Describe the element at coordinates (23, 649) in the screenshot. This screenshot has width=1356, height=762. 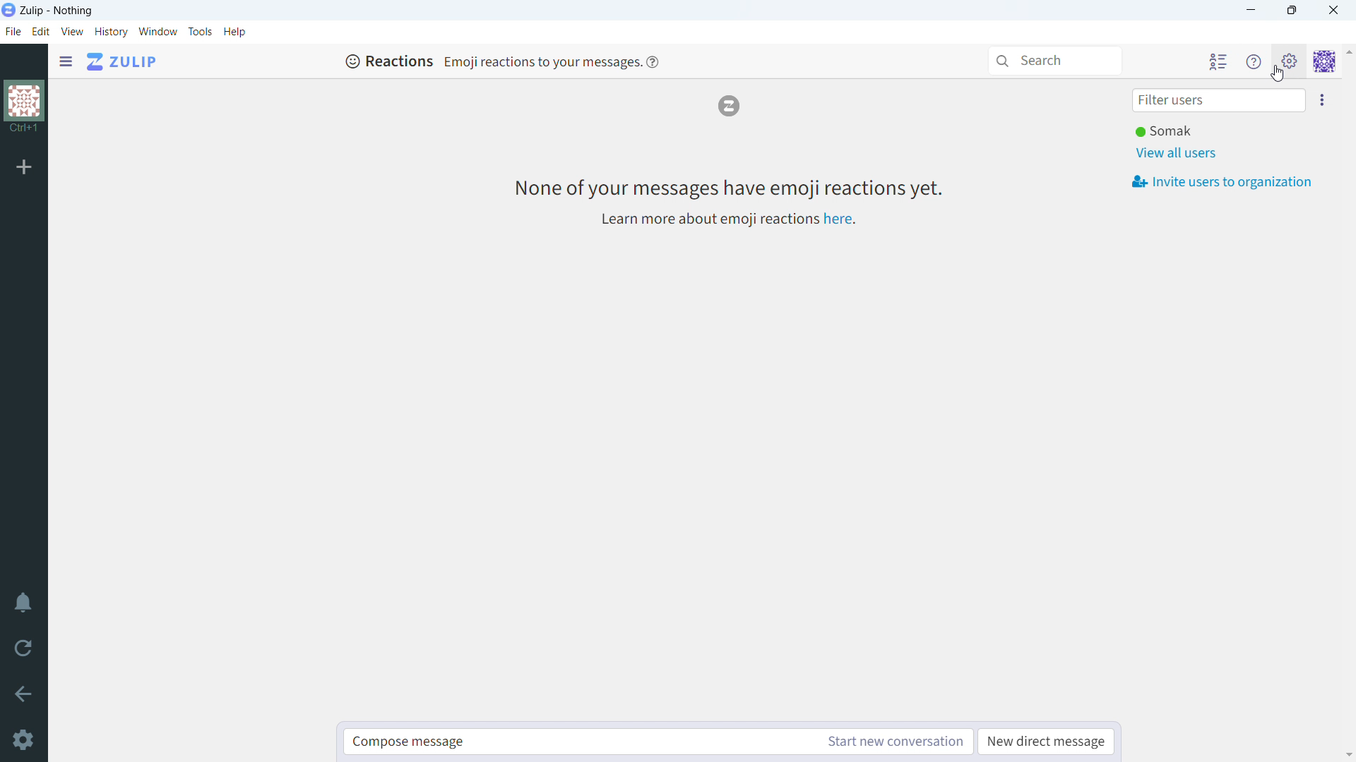
I see `reload` at that location.